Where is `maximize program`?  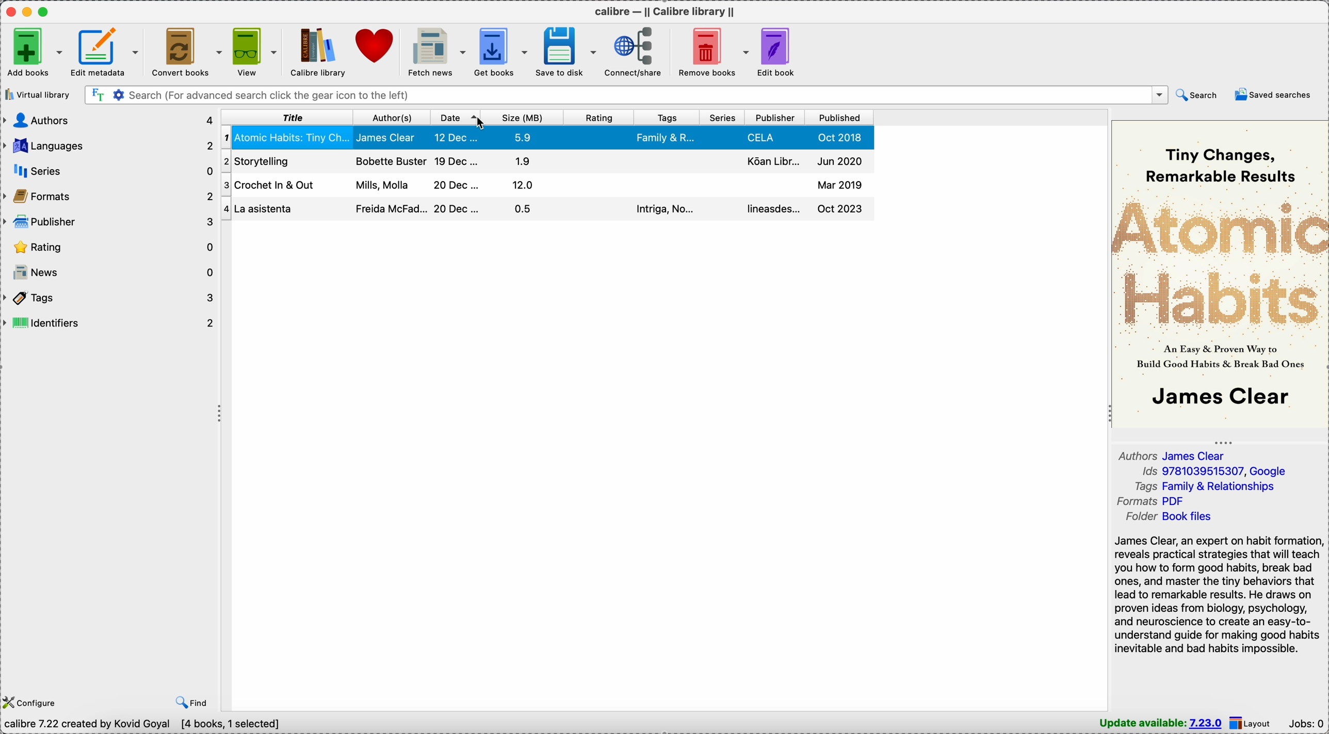 maximize program is located at coordinates (45, 11).